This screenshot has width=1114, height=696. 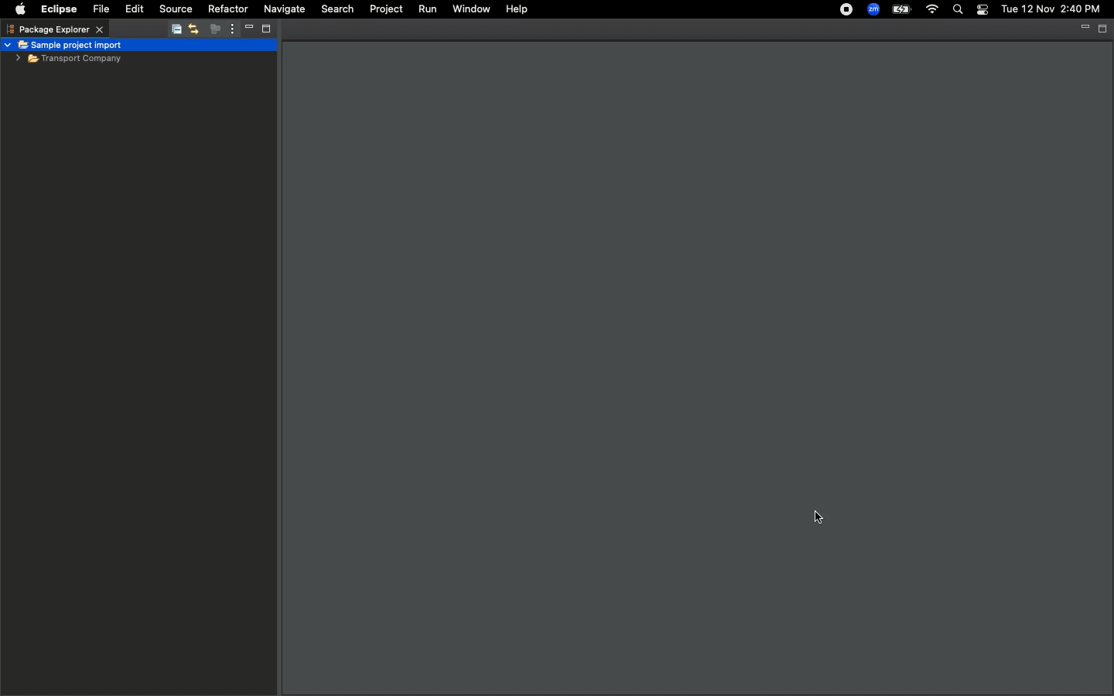 What do you see at coordinates (265, 31) in the screenshot?
I see `Maximize` at bounding box center [265, 31].